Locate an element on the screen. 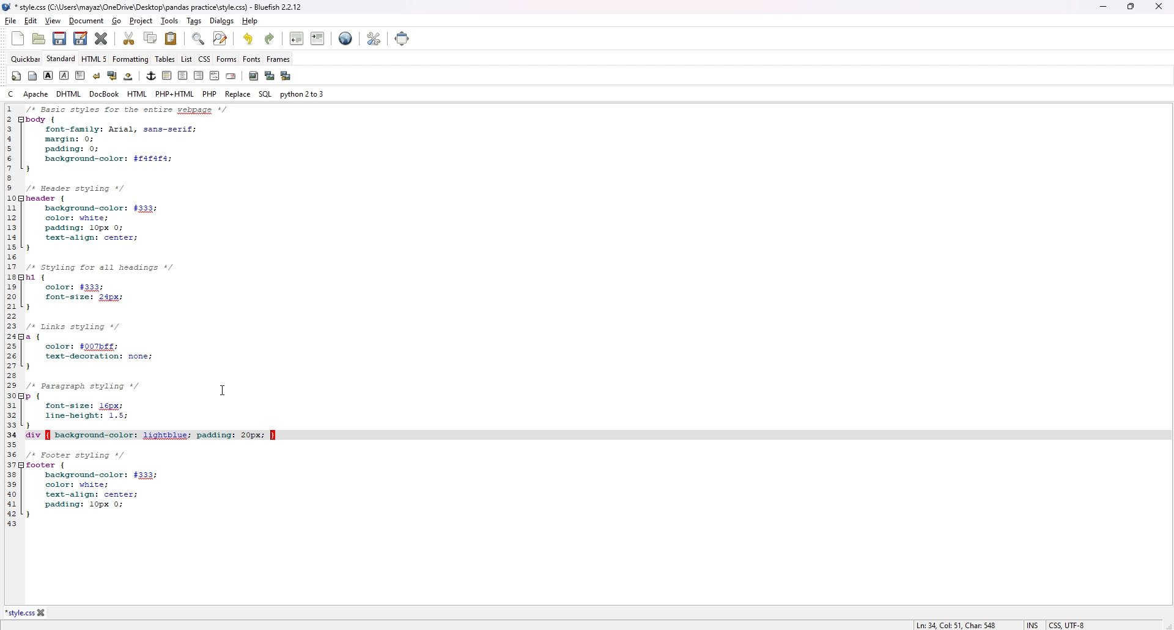  insert image is located at coordinates (255, 76).